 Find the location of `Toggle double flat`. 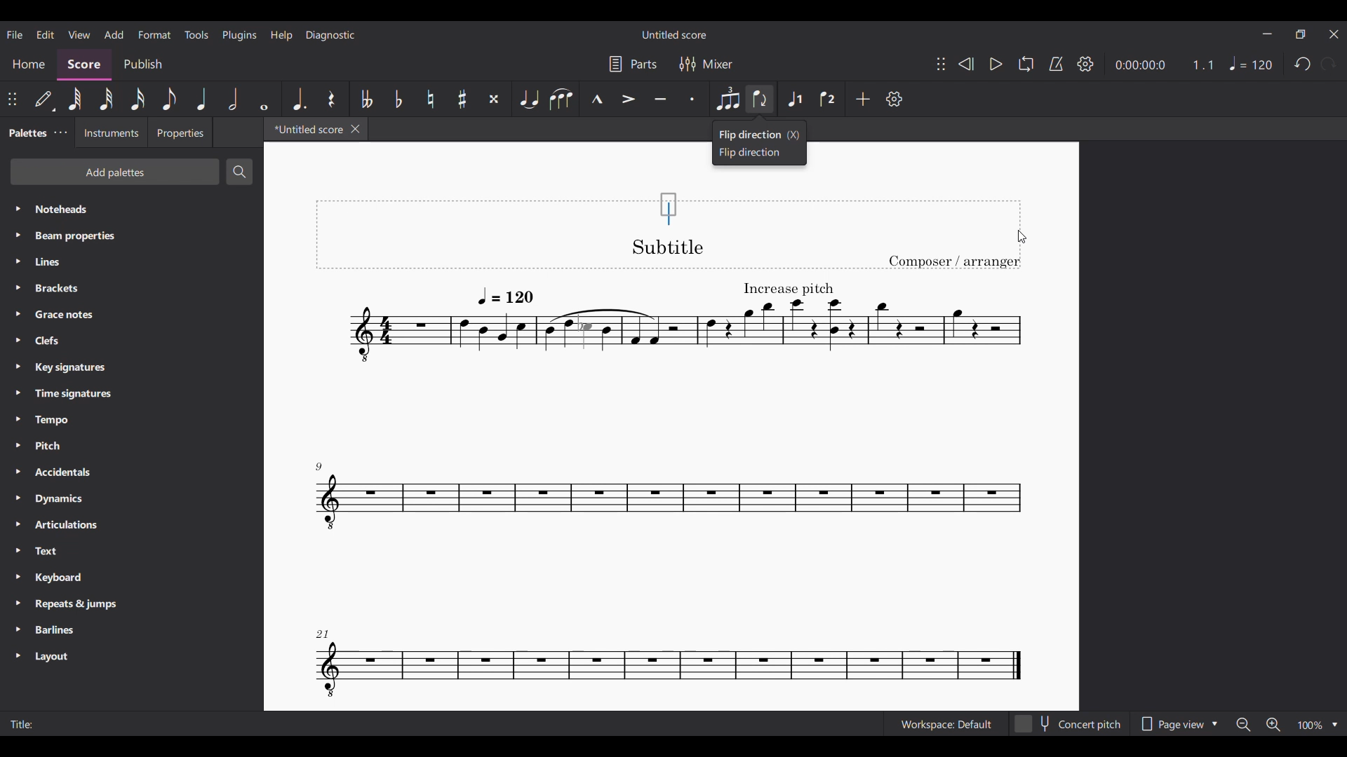

Toggle double flat is located at coordinates (365, 98).